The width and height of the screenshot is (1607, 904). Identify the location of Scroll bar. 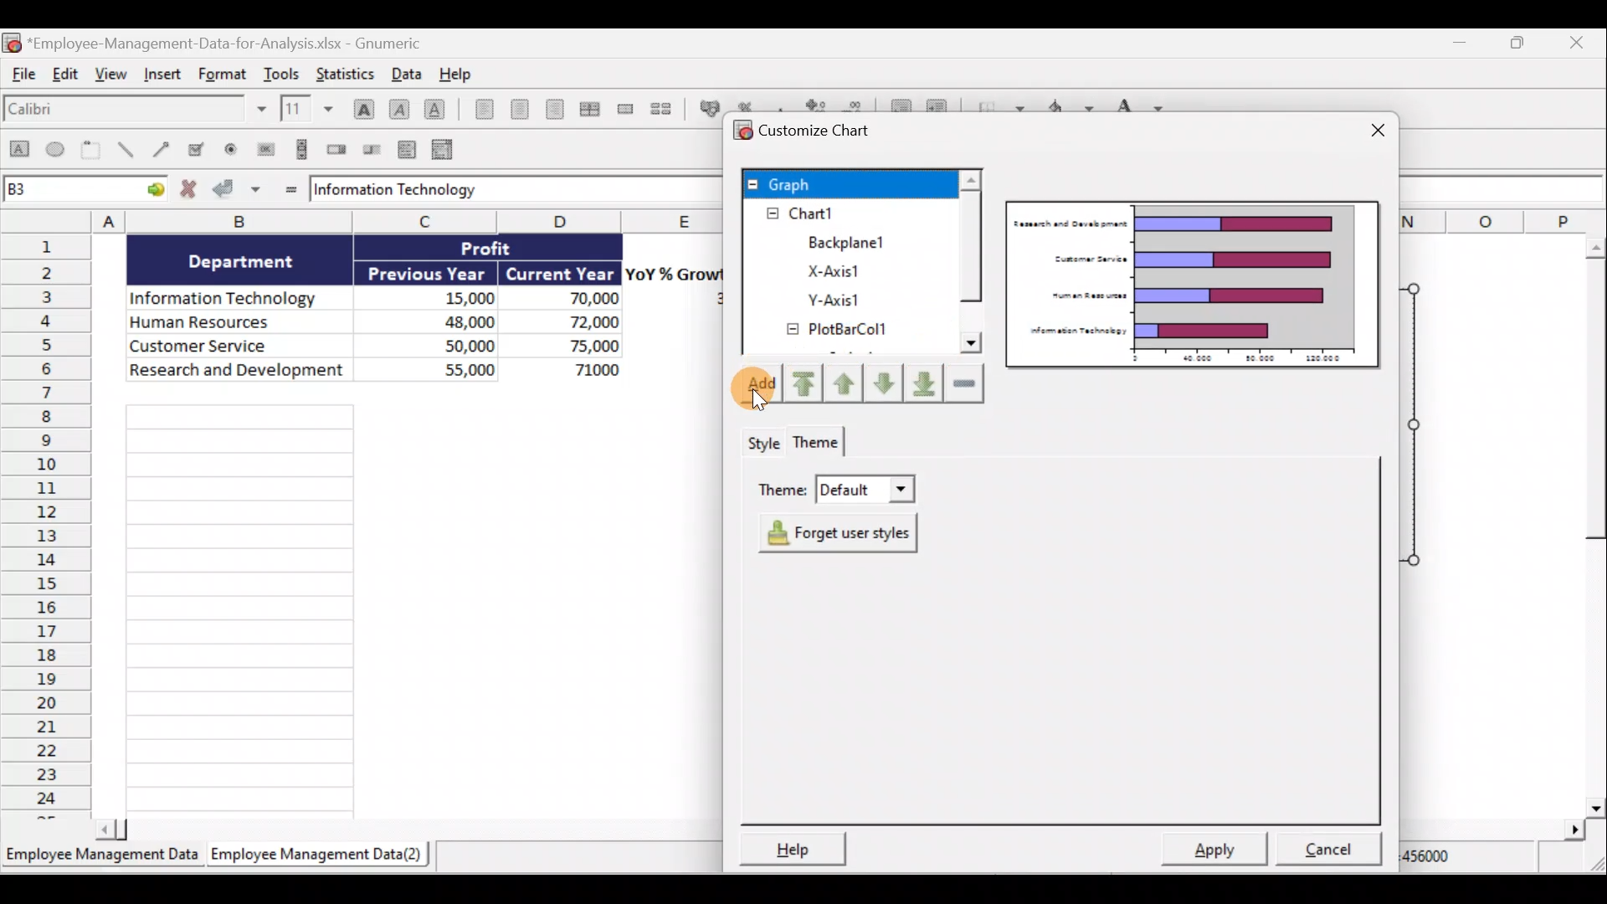
(408, 834).